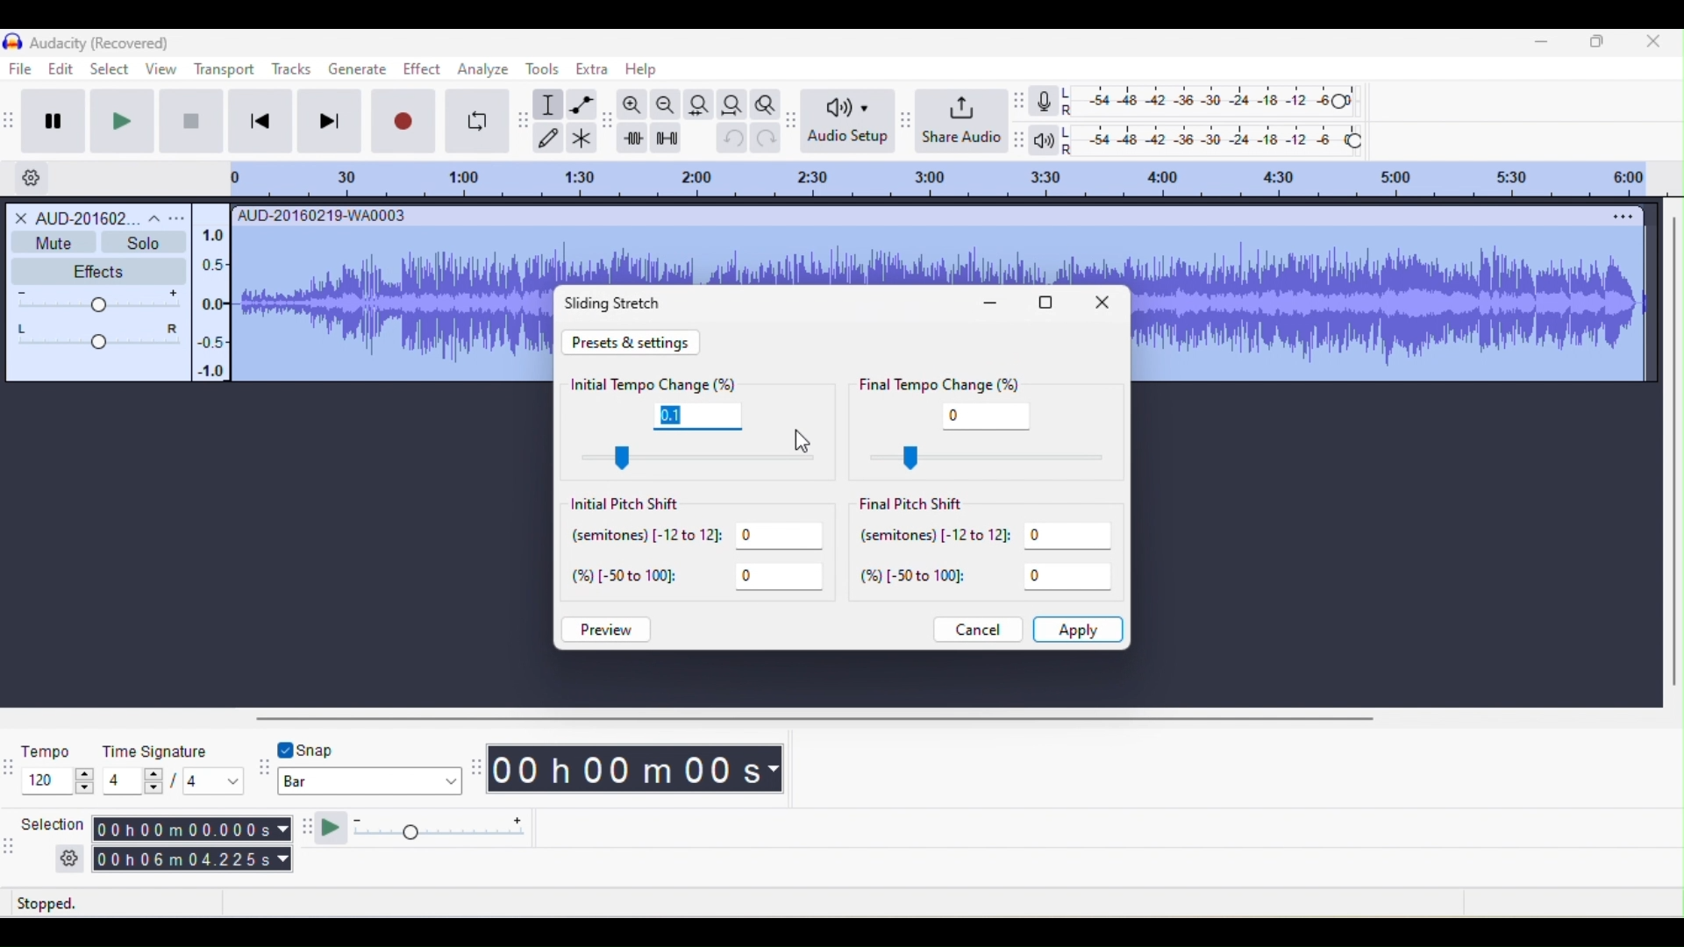 The image size is (1684, 947). Describe the element at coordinates (1045, 143) in the screenshot. I see `playback meter` at that location.